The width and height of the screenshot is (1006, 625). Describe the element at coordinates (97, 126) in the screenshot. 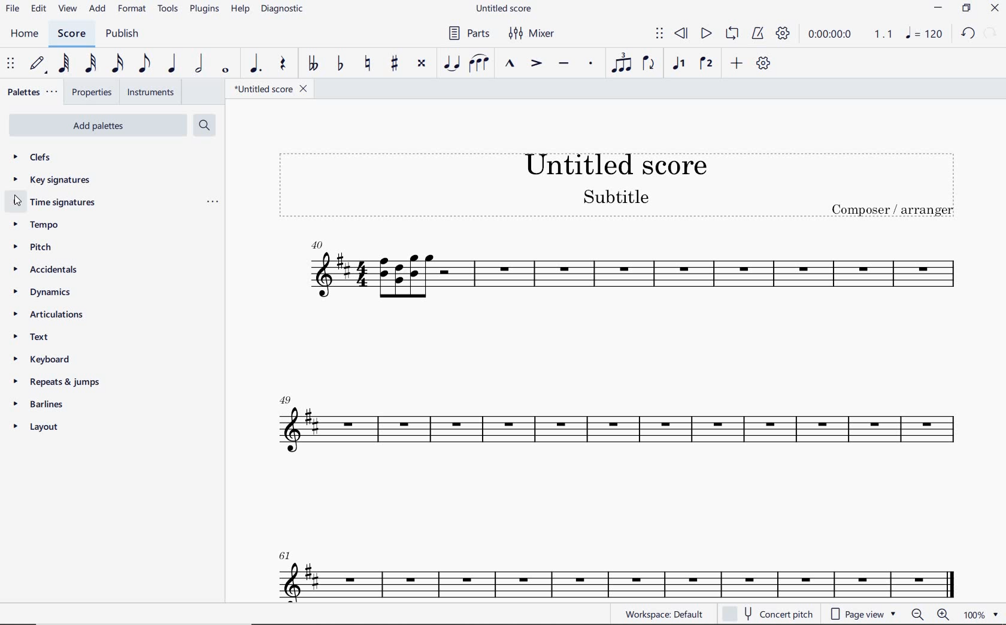

I see `ADD PALETTES` at that location.